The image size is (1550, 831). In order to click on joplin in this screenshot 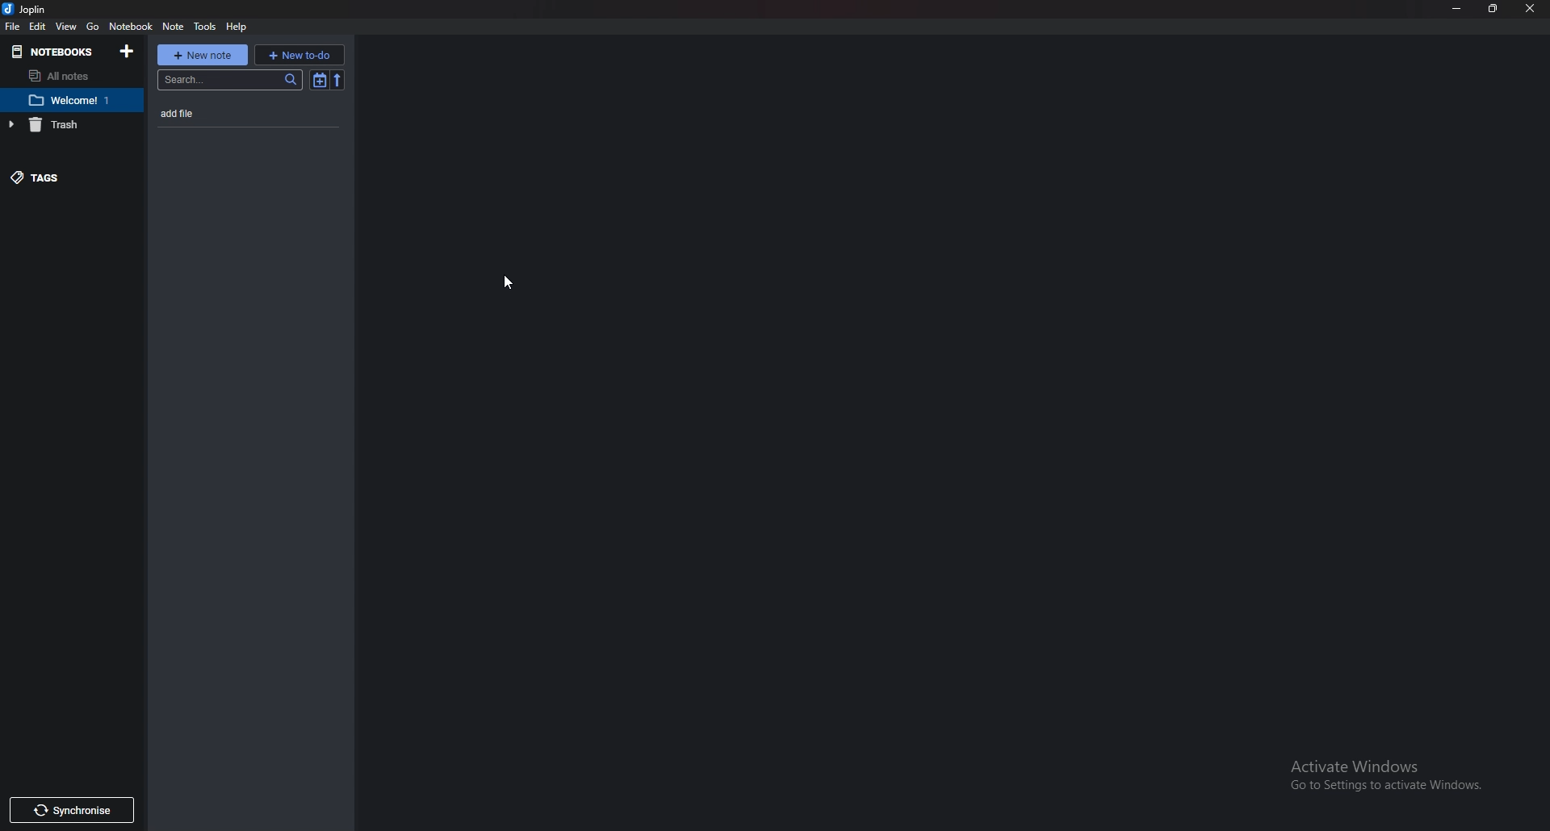, I will do `click(30, 10)`.